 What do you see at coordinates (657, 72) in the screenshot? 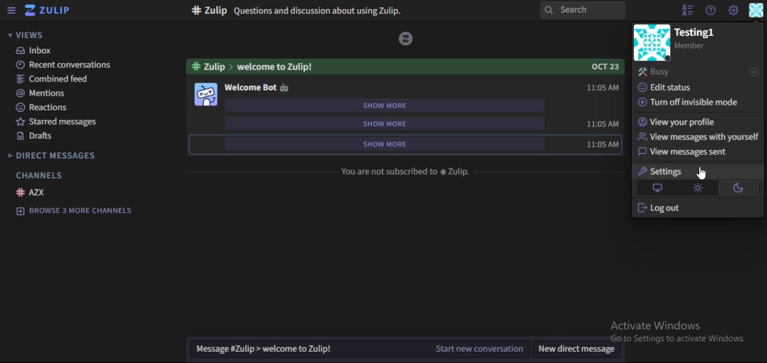
I see `busy` at bounding box center [657, 72].